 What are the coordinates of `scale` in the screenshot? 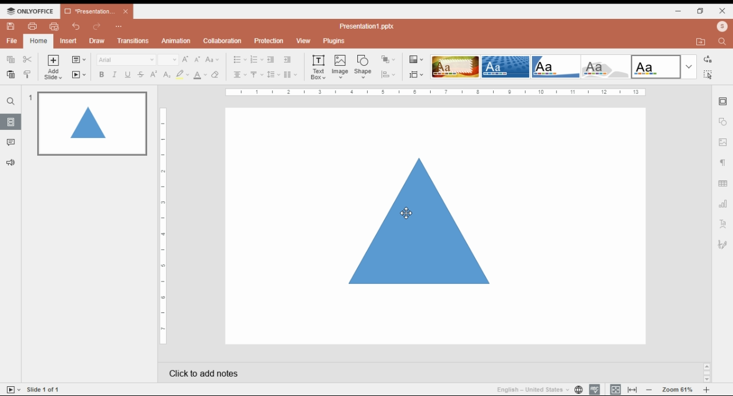 It's located at (435, 92).